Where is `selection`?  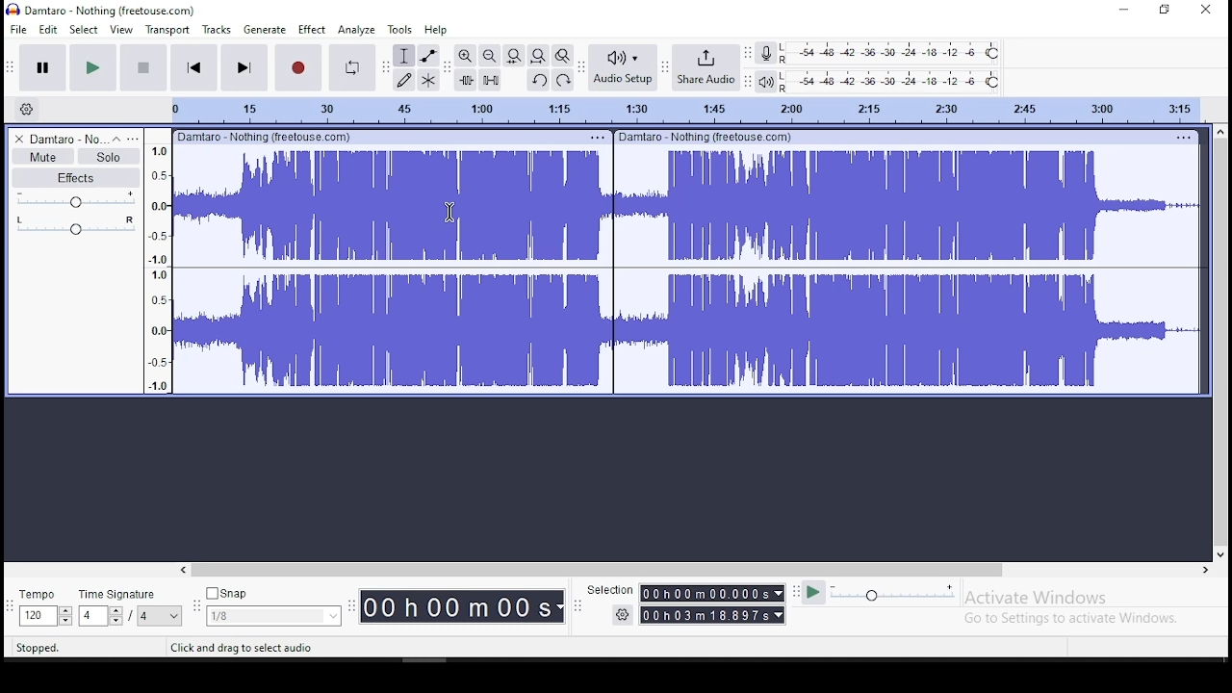 selection is located at coordinates (609, 590).